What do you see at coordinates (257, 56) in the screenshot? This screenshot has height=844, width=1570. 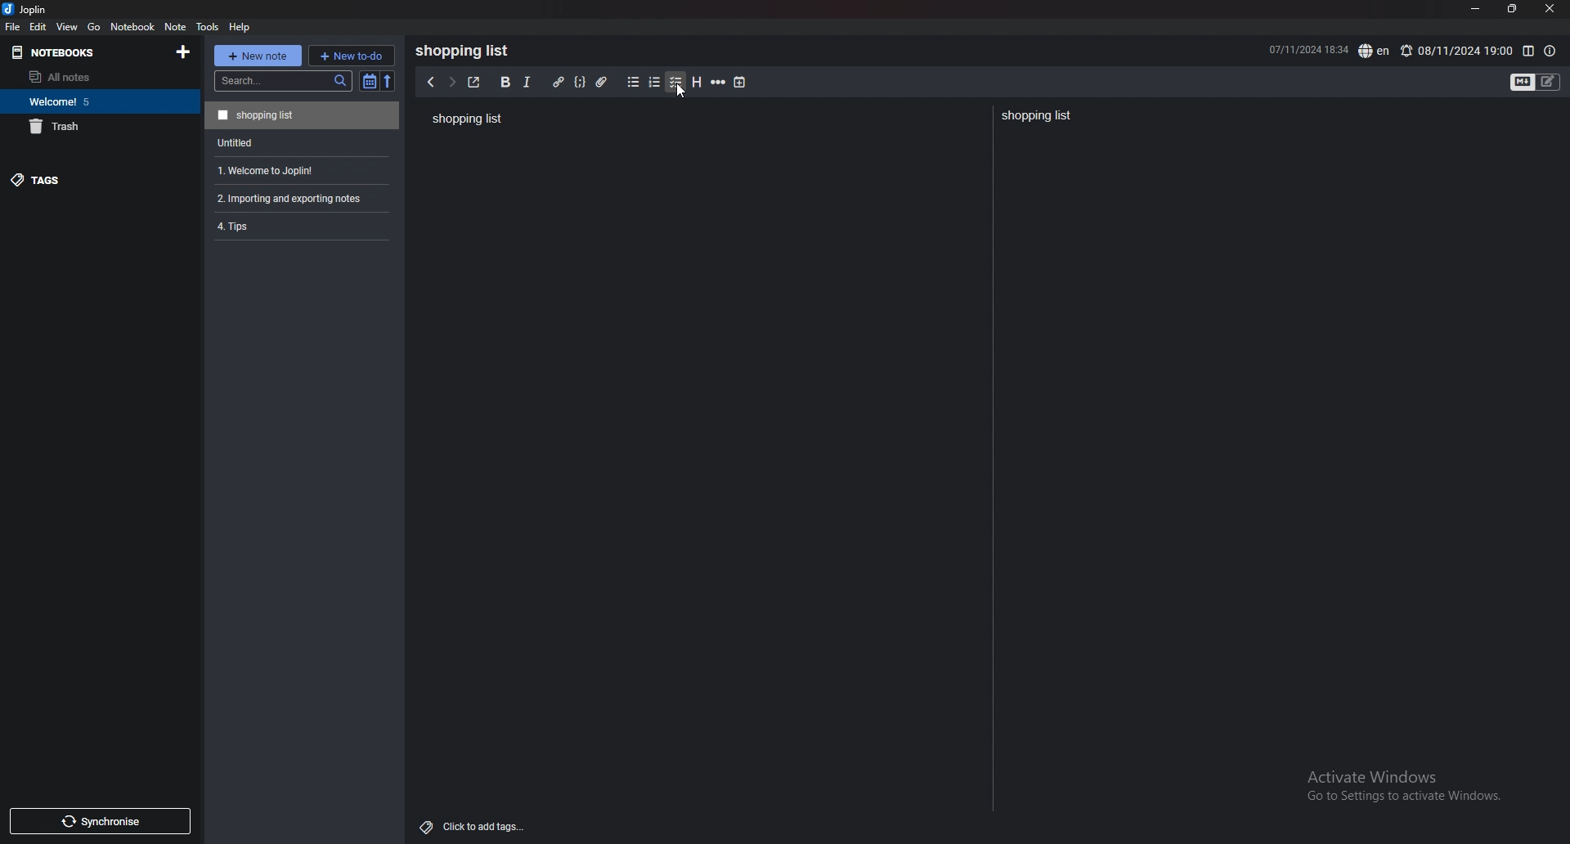 I see `new note` at bounding box center [257, 56].